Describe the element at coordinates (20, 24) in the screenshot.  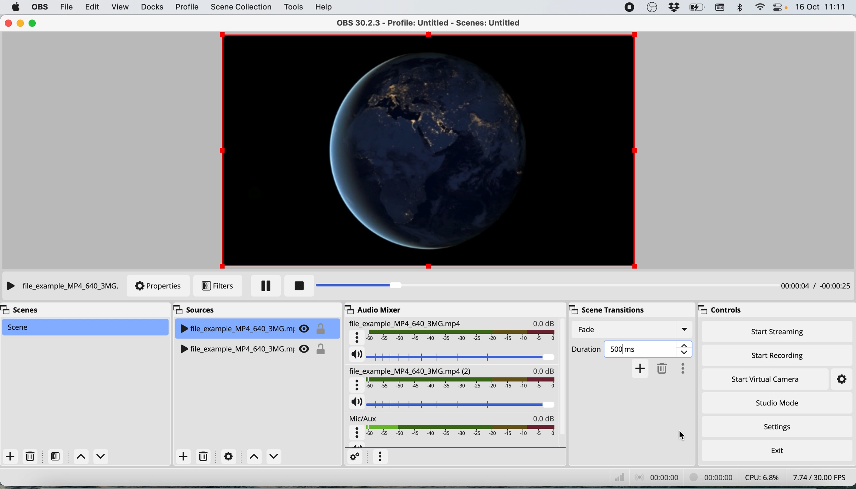
I see `minimise` at that location.